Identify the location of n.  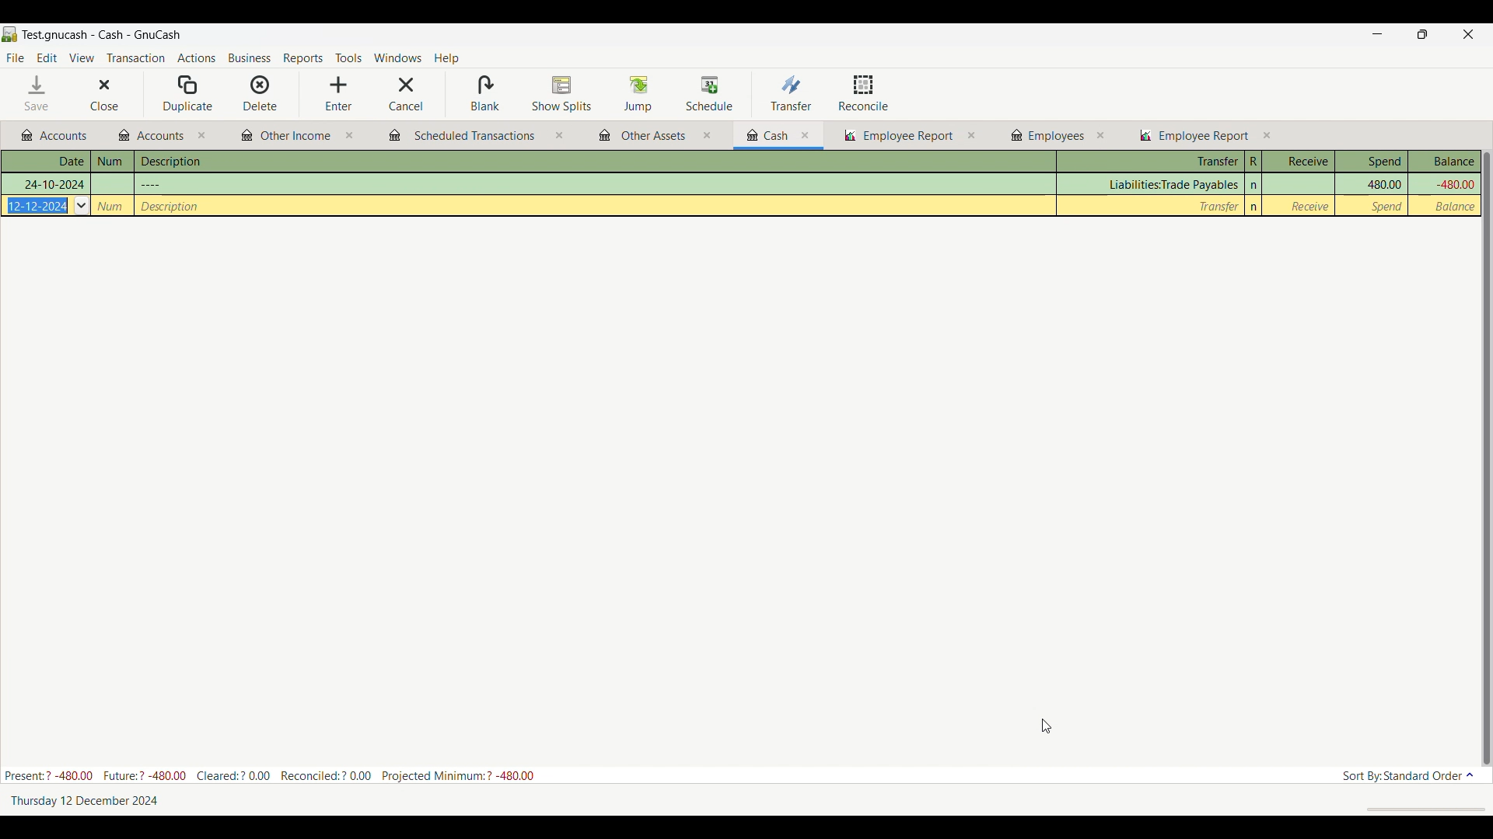
(1254, 207).